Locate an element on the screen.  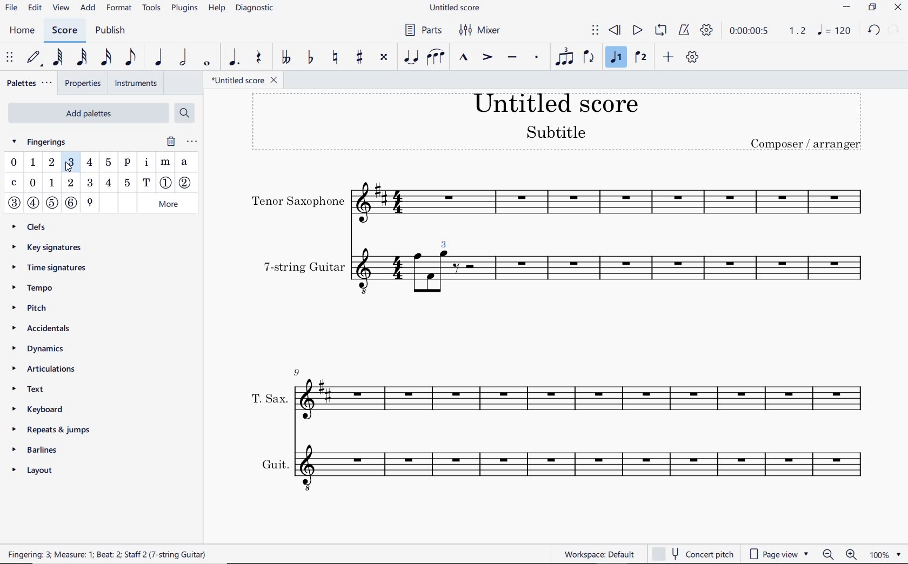
SEARCH PALETTES is located at coordinates (186, 113).